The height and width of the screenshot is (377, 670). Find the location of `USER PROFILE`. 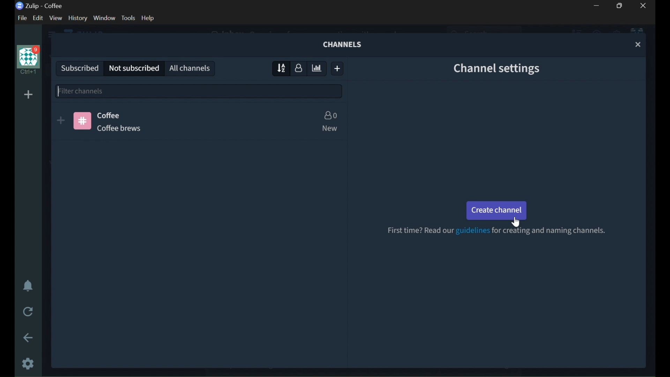

USER PROFILE is located at coordinates (27, 60).